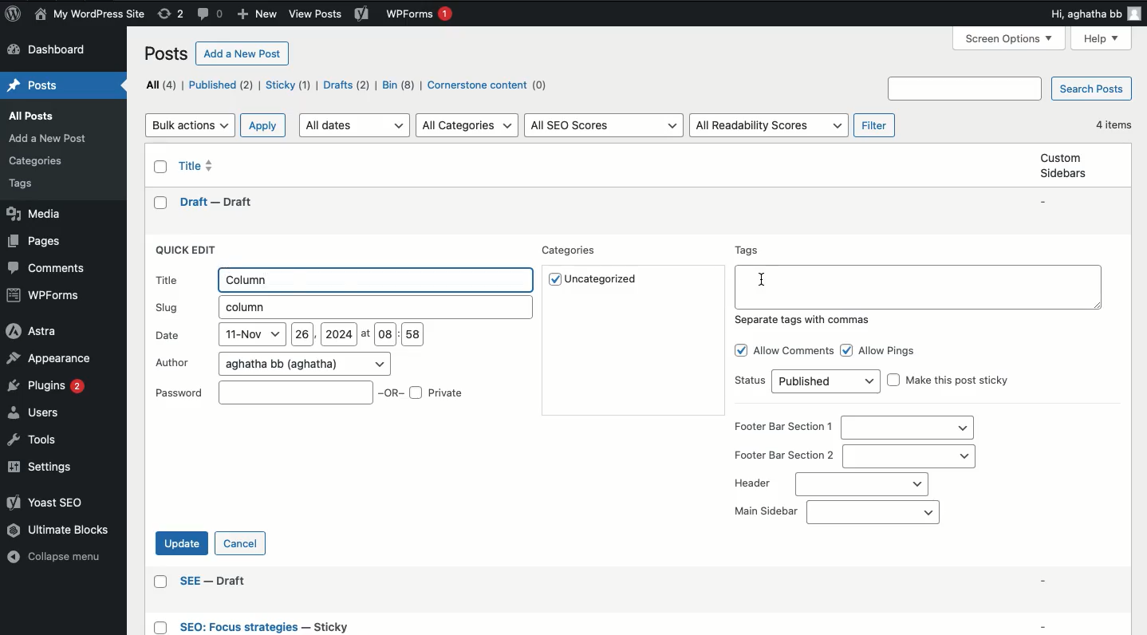 Image resolution: width=1147 pixels, height=635 pixels. Describe the element at coordinates (343, 279) in the screenshot. I see `Title` at that location.